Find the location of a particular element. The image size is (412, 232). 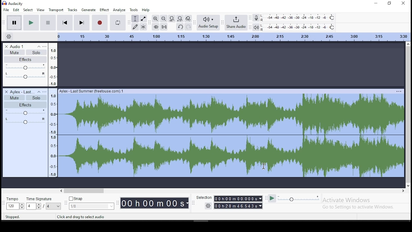

generate is located at coordinates (89, 10).